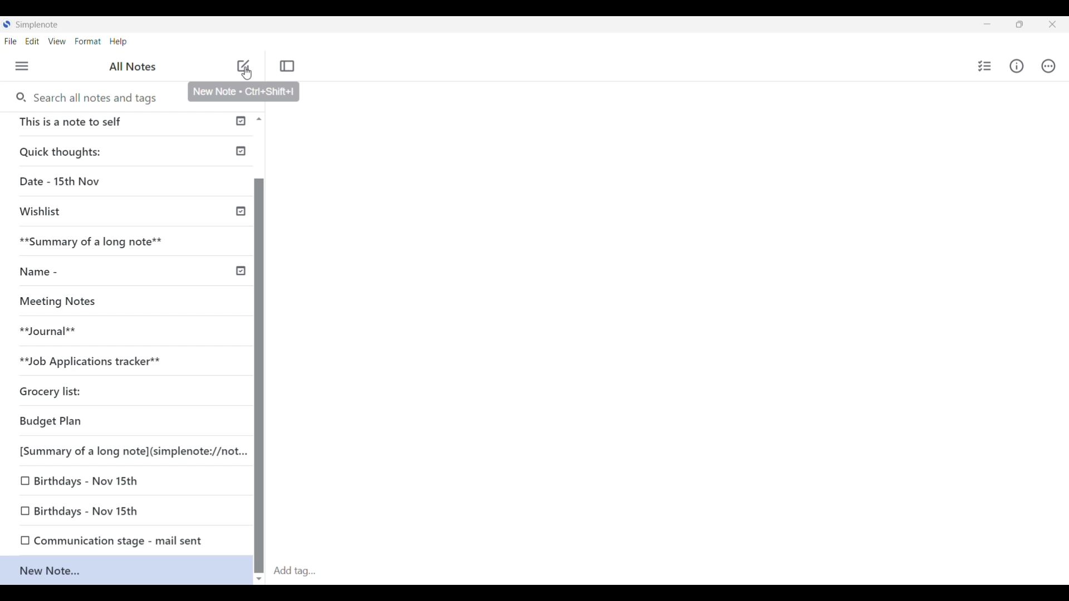  What do you see at coordinates (259, 579) in the screenshot?
I see `Quick slide to bottom` at bounding box center [259, 579].